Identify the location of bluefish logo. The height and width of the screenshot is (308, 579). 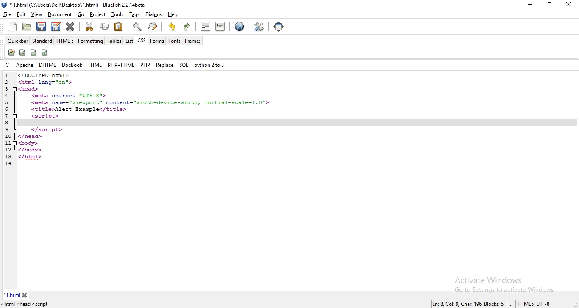
(5, 5).